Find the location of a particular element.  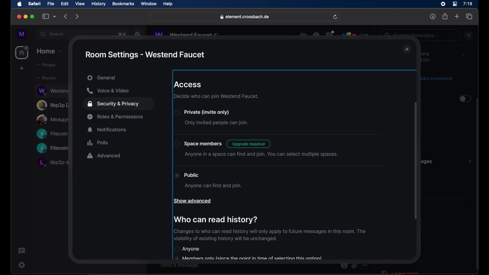

obscure is located at coordinates (436, 78).